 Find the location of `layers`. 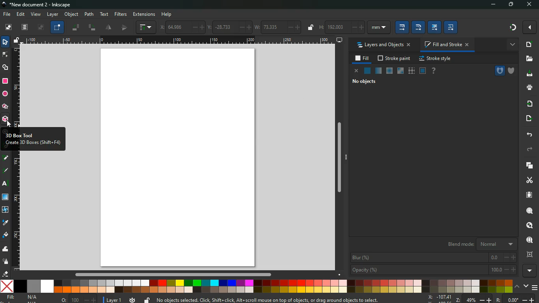

layers is located at coordinates (527, 165).